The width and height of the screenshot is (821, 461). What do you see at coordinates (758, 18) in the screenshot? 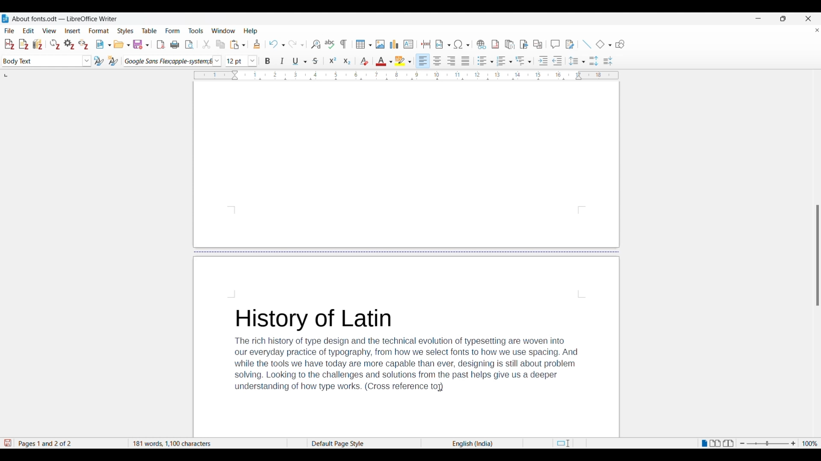
I see `Minimize` at bounding box center [758, 18].